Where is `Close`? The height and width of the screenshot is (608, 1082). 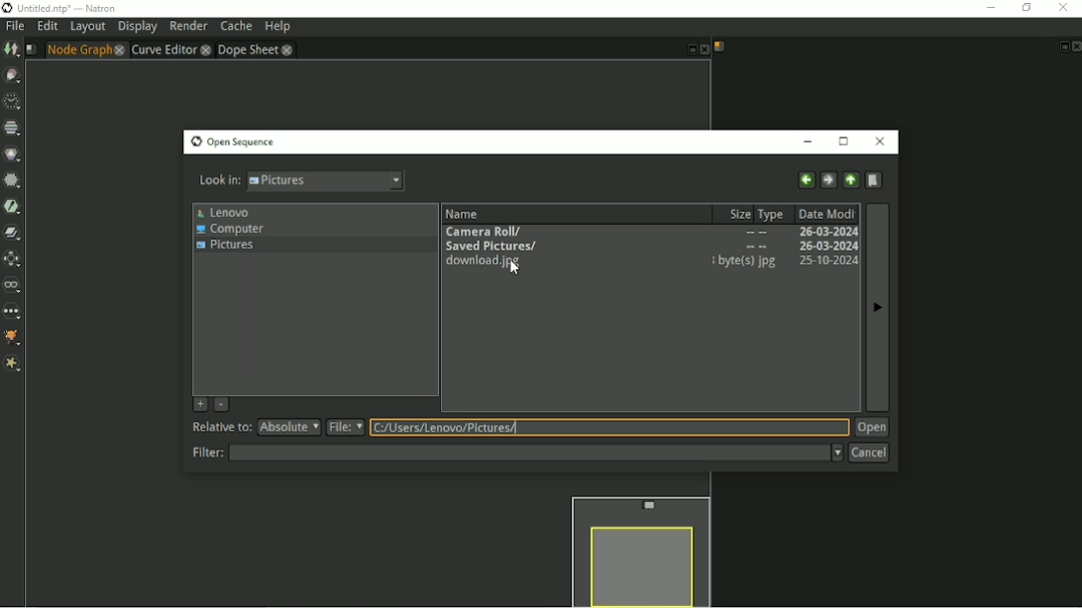 Close is located at coordinates (882, 141).